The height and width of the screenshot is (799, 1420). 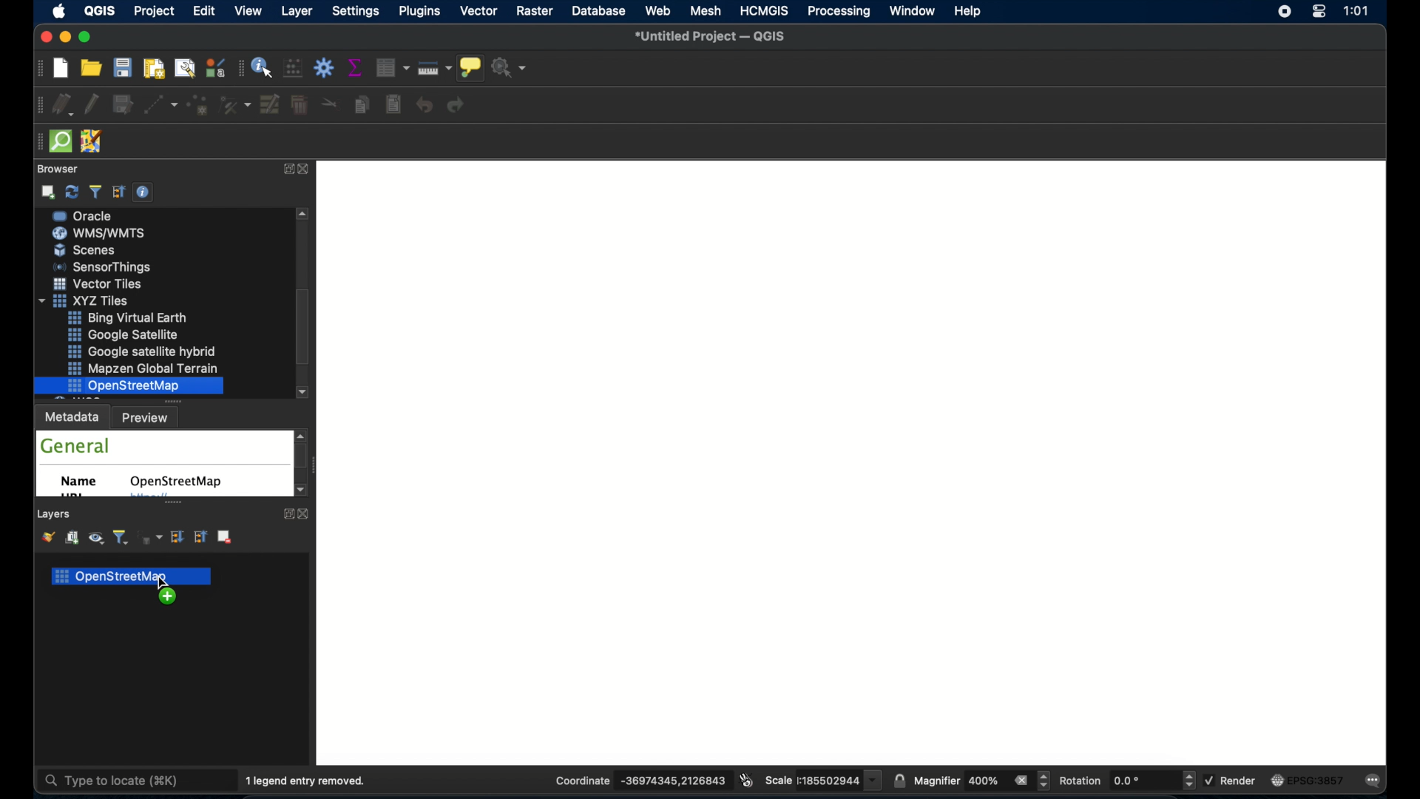 I want to click on scale, so click(x=822, y=780).